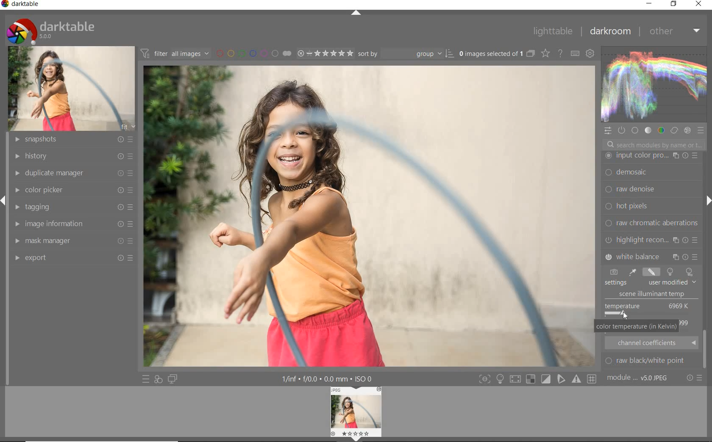 The width and height of the screenshot is (712, 442). I want to click on preset, so click(702, 132).